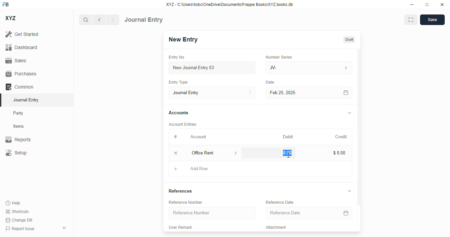 This screenshot has height=237, width=450. Describe the element at coordinates (212, 213) in the screenshot. I see `reference number` at that location.